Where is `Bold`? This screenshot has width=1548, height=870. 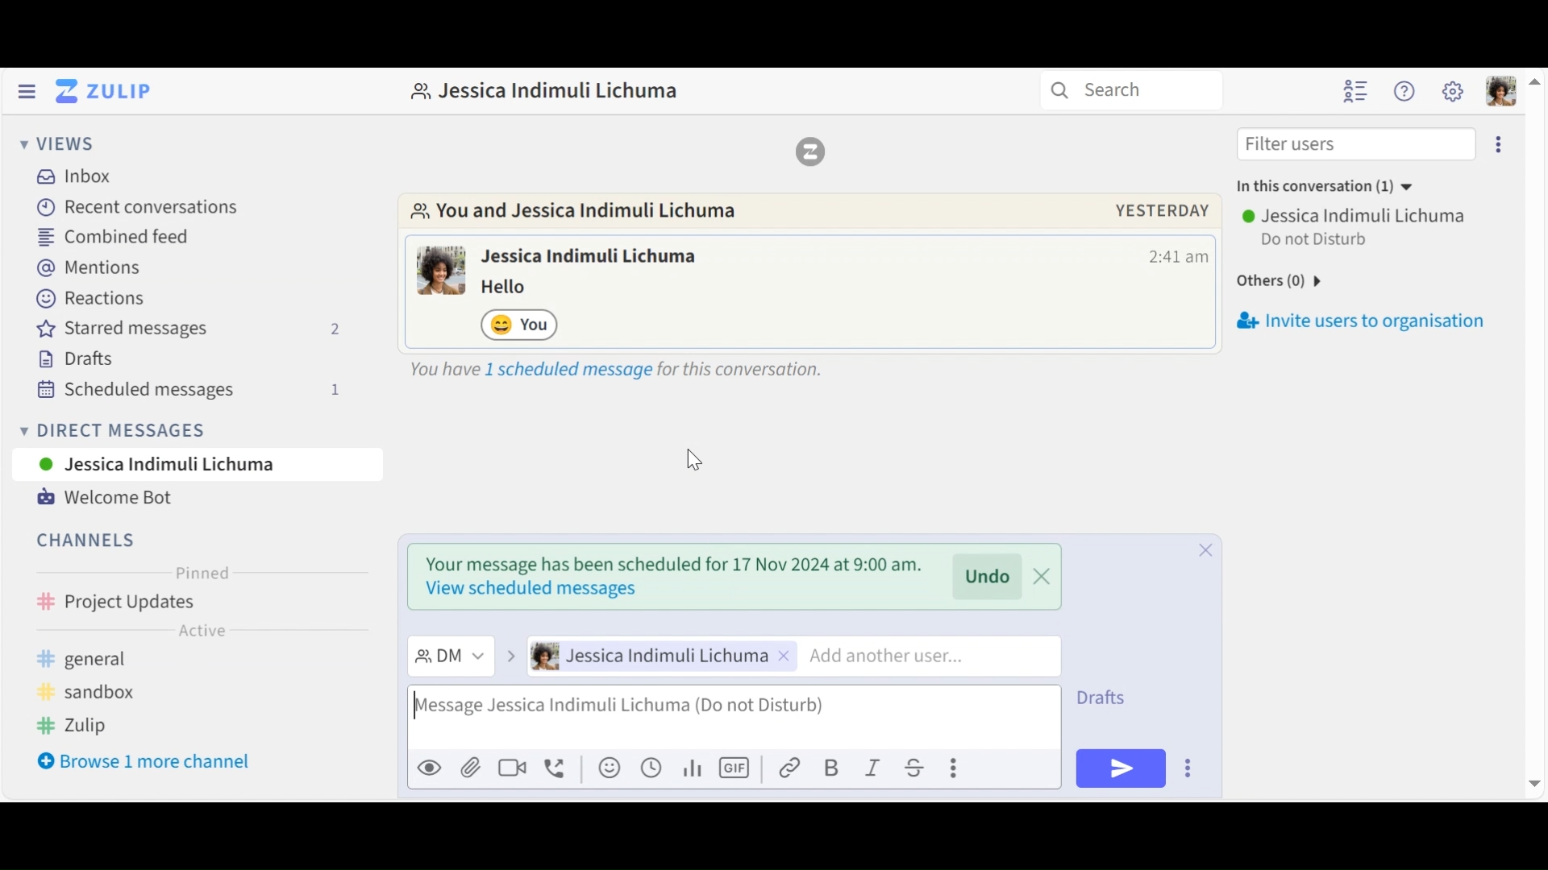
Bold is located at coordinates (833, 768).